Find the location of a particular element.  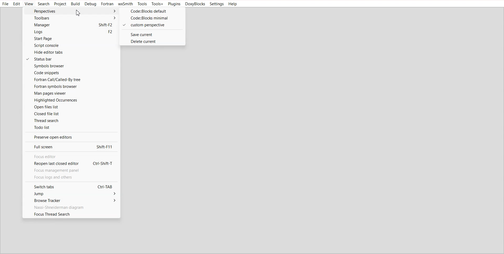

Closed file list is located at coordinates (71, 114).